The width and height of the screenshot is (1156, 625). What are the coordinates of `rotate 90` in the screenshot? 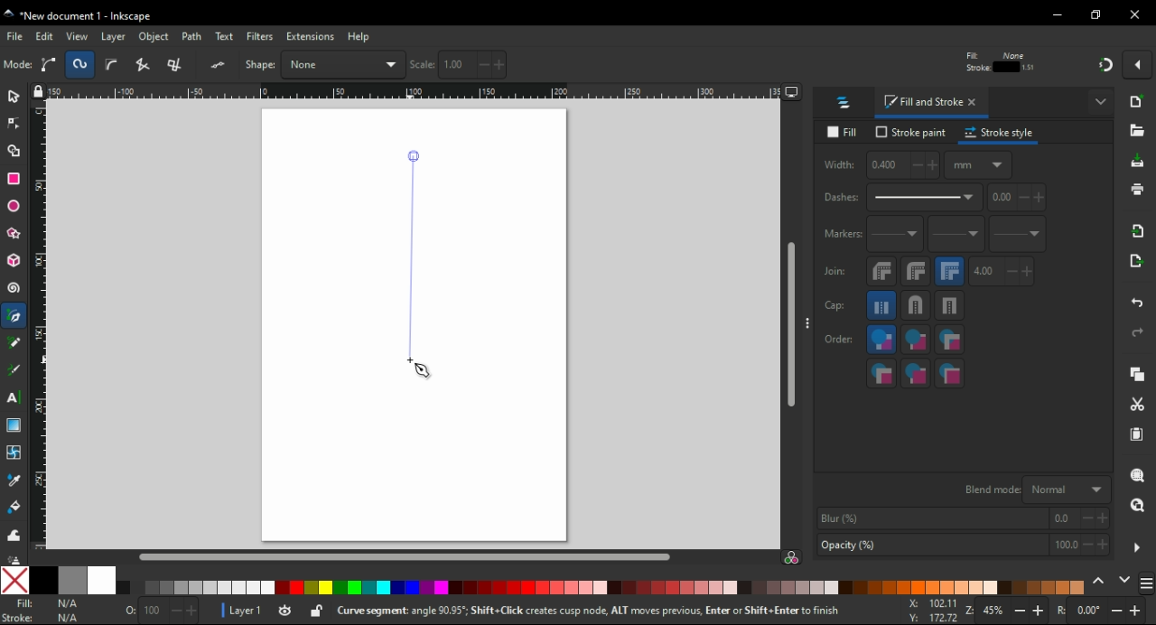 It's located at (188, 65).